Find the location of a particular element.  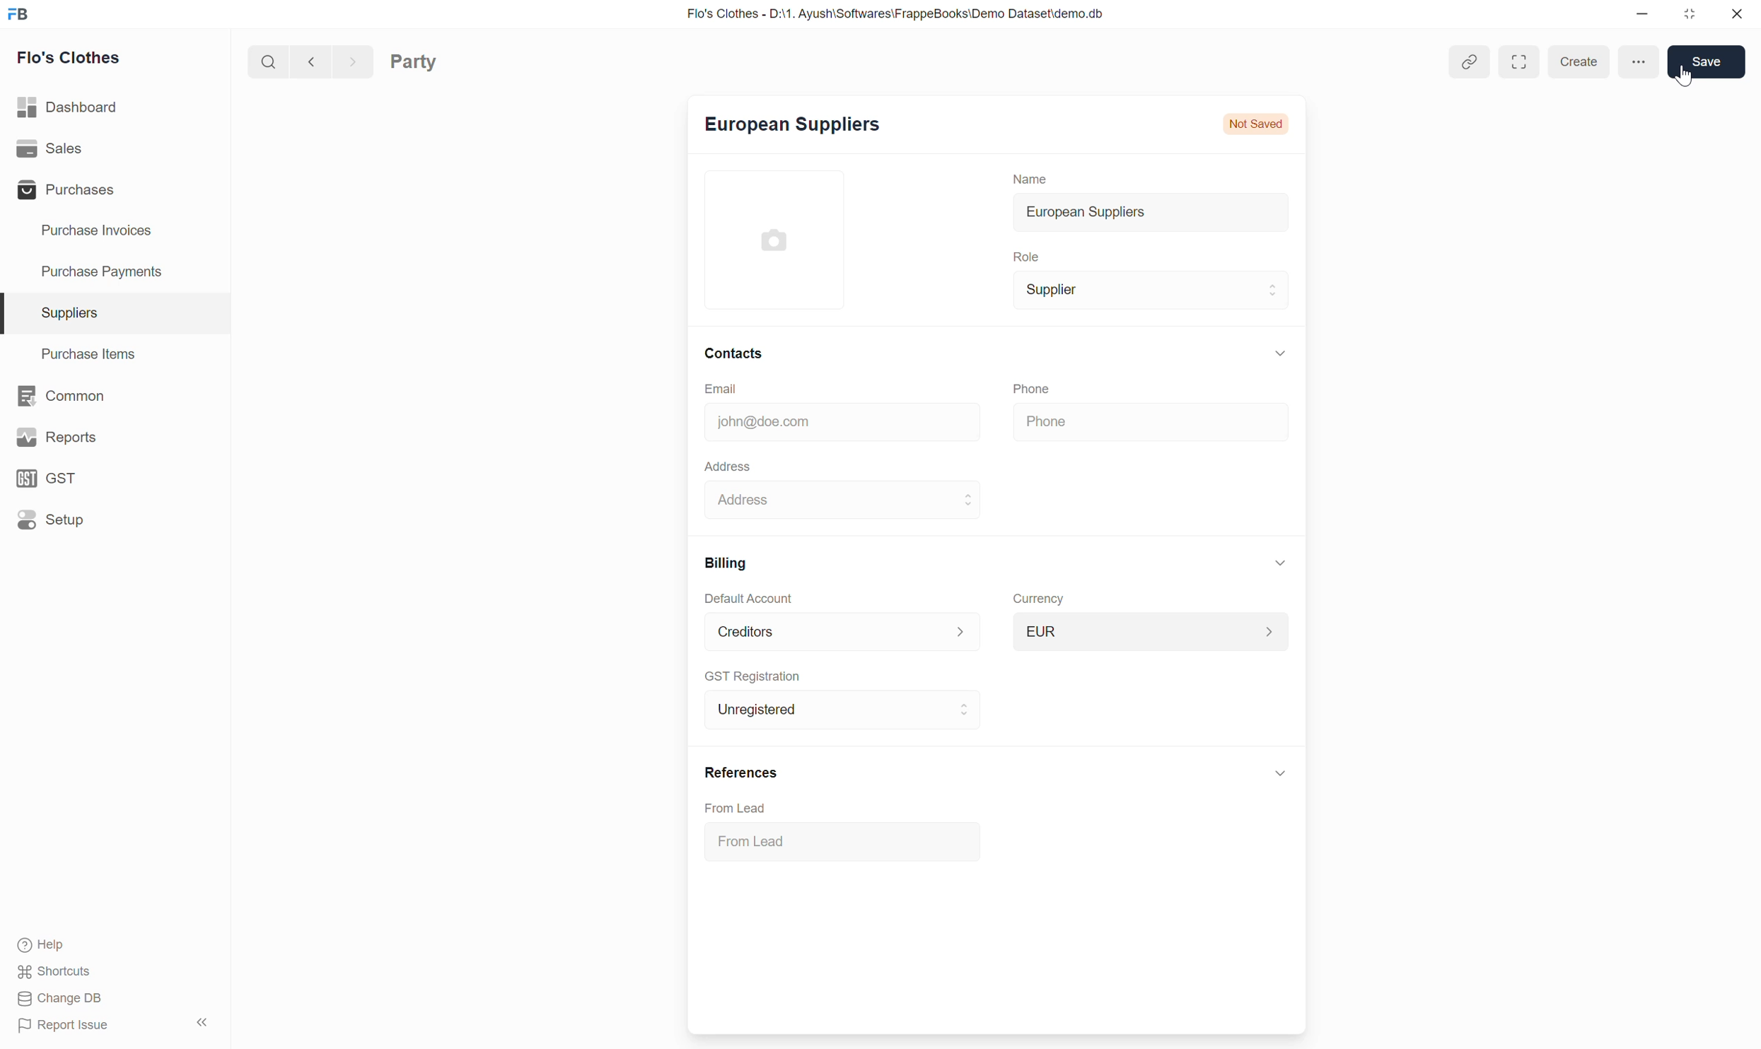

menu is located at coordinates (1641, 59).